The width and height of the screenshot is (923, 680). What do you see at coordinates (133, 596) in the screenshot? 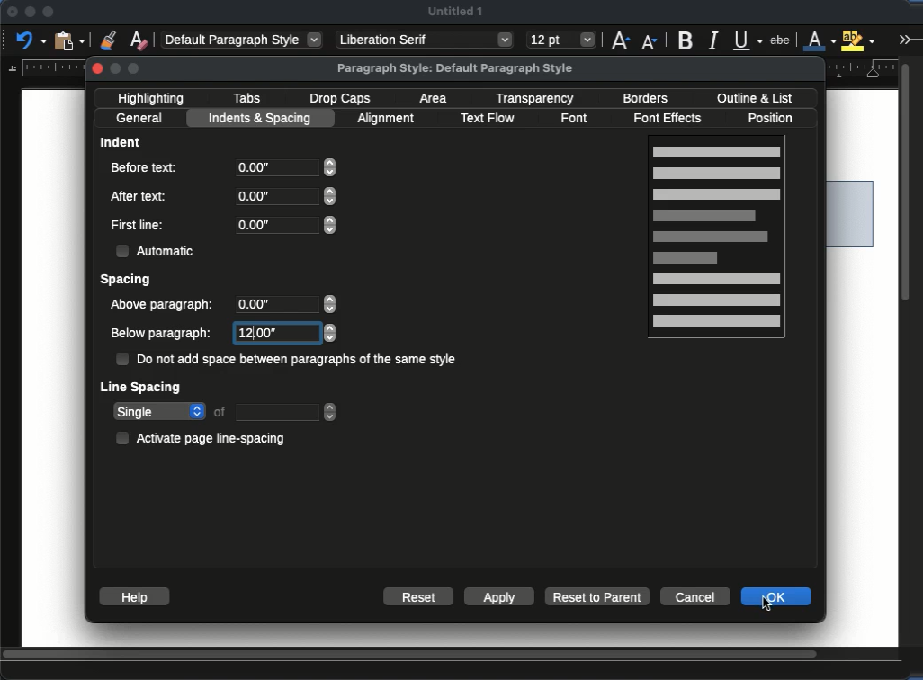
I see `help` at bounding box center [133, 596].